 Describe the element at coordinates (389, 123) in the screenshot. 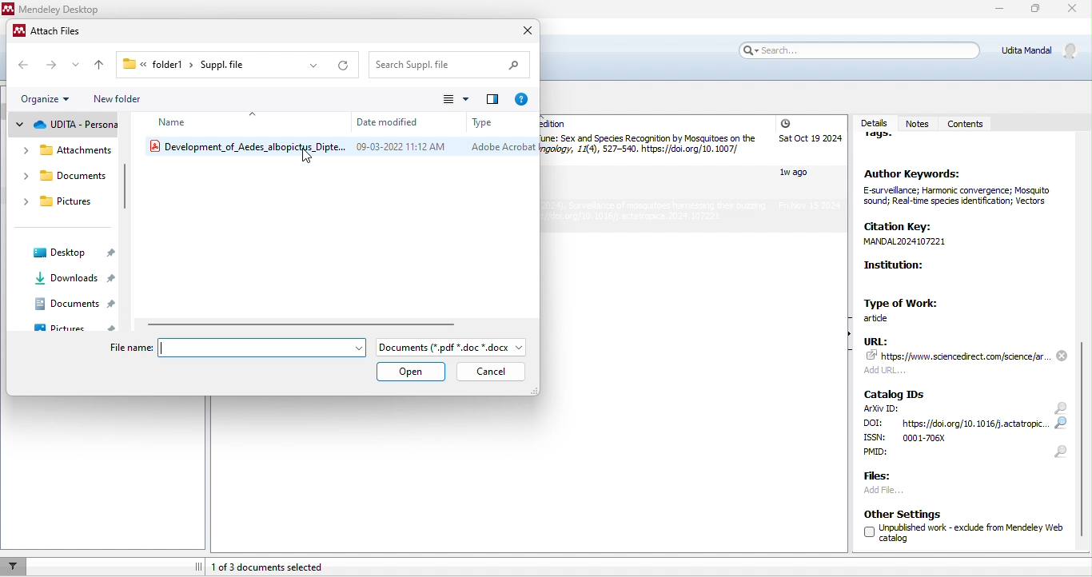

I see `date modified` at that location.